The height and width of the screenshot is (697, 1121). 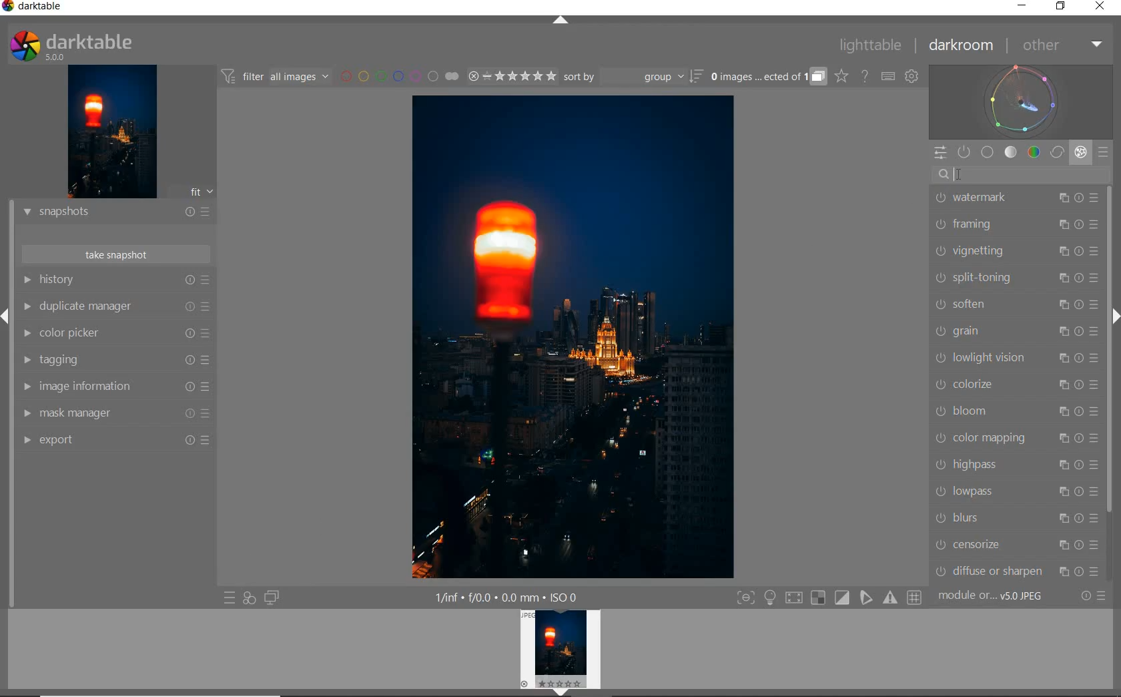 What do you see at coordinates (230, 600) in the screenshot?
I see `QUICK ACCESS TO PRESET` at bounding box center [230, 600].